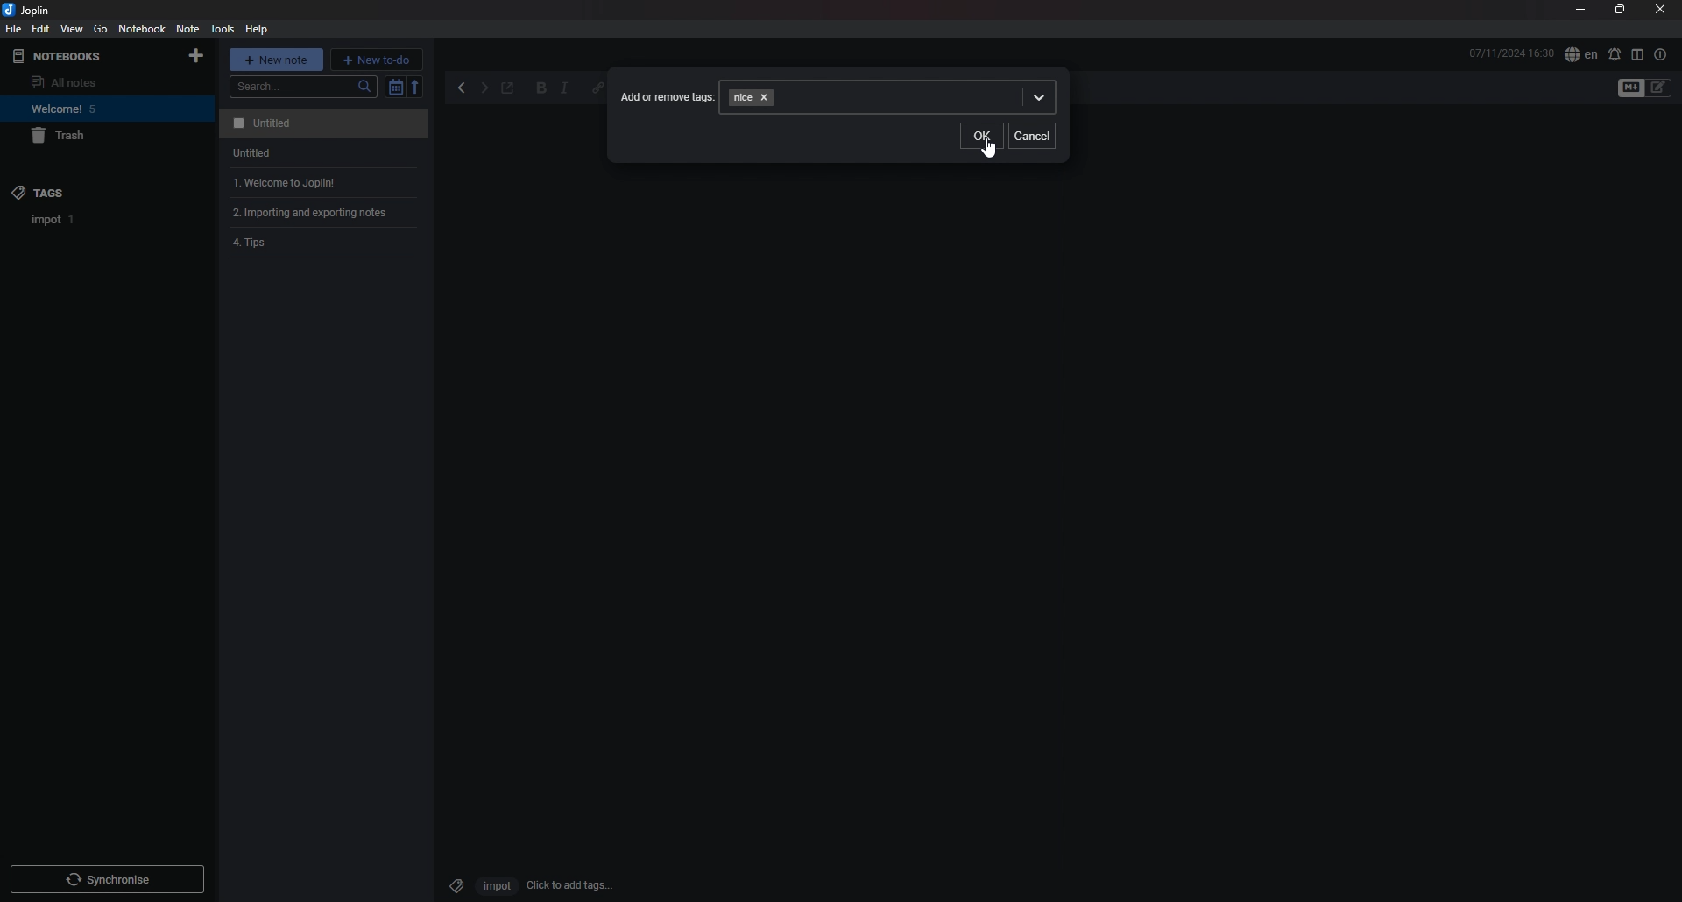 Image resolution: width=1682 pixels, height=902 pixels. What do you see at coordinates (377, 59) in the screenshot?
I see `new todo` at bounding box center [377, 59].